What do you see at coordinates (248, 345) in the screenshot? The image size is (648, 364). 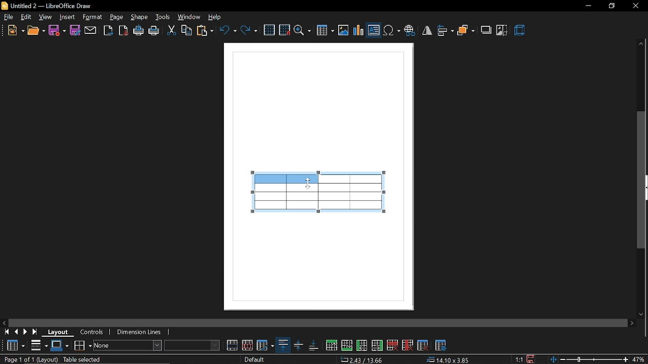 I see `split cells` at bounding box center [248, 345].